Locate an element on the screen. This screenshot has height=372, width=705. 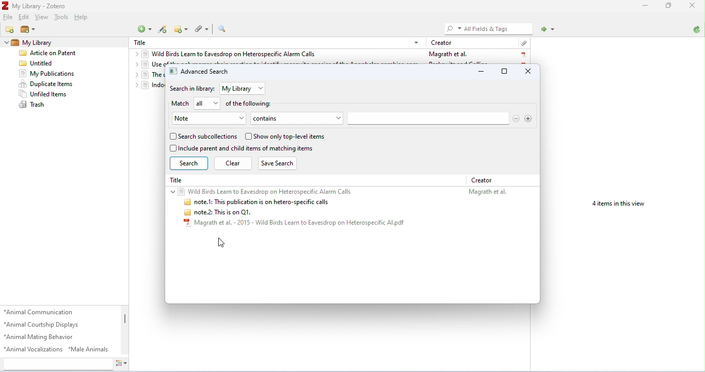
Wild Birds Learn to Eavesdrop on Heterospecific Alarm Calls is located at coordinates (268, 192).